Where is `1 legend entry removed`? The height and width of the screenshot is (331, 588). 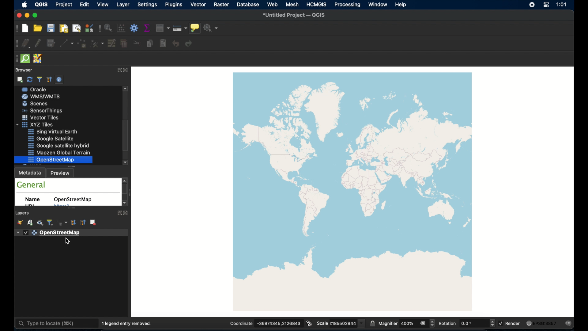 1 legend entry removed is located at coordinates (127, 324).